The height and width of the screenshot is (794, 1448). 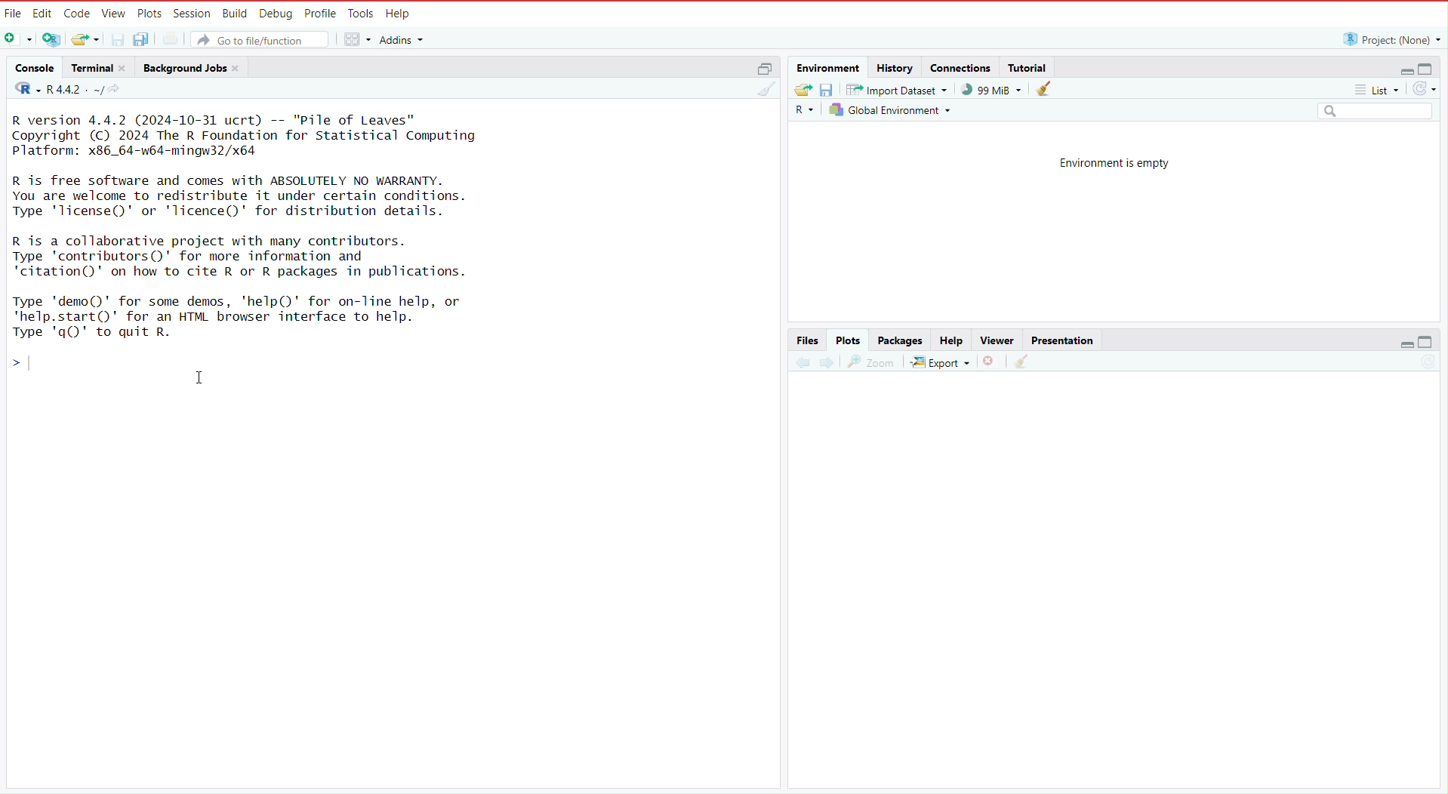 What do you see at coordinates (170, 40) in the screenshot?
I see `print the current file` at bounding box center [170, 40].